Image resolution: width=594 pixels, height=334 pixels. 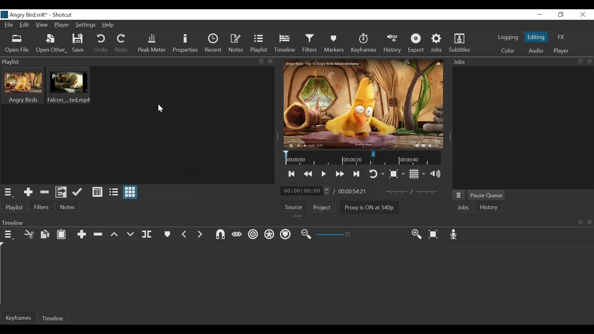 I want to click on Total Duration, so click(x=353, y=191).